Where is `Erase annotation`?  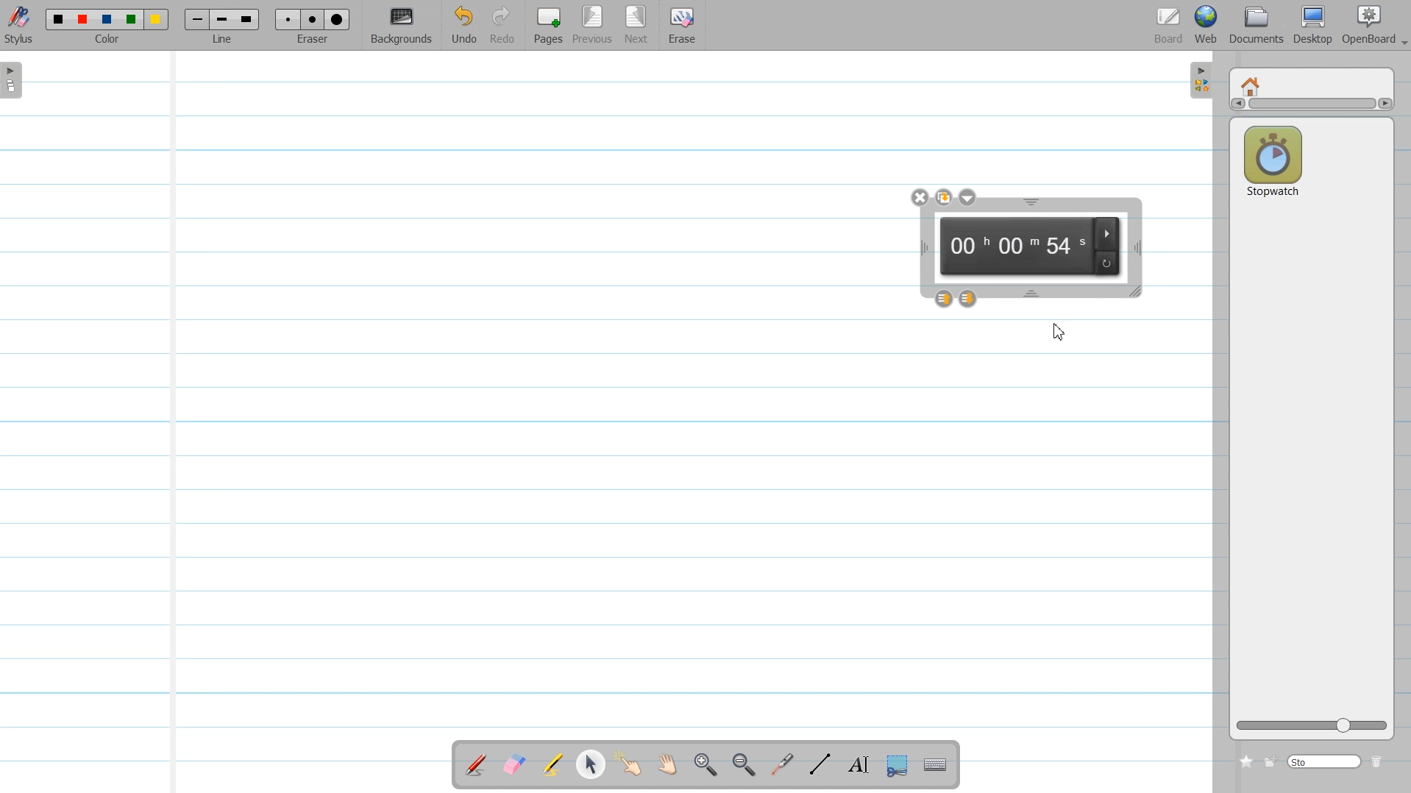
Erase annotation is located at coordinates (513, 764).